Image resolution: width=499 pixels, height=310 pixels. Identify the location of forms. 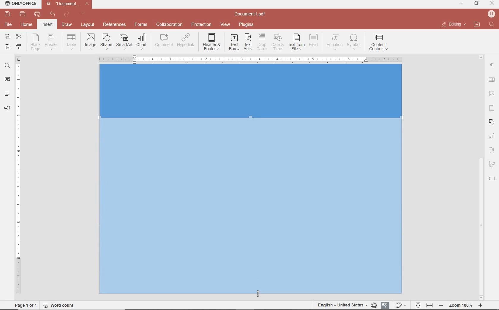
(141, 24).